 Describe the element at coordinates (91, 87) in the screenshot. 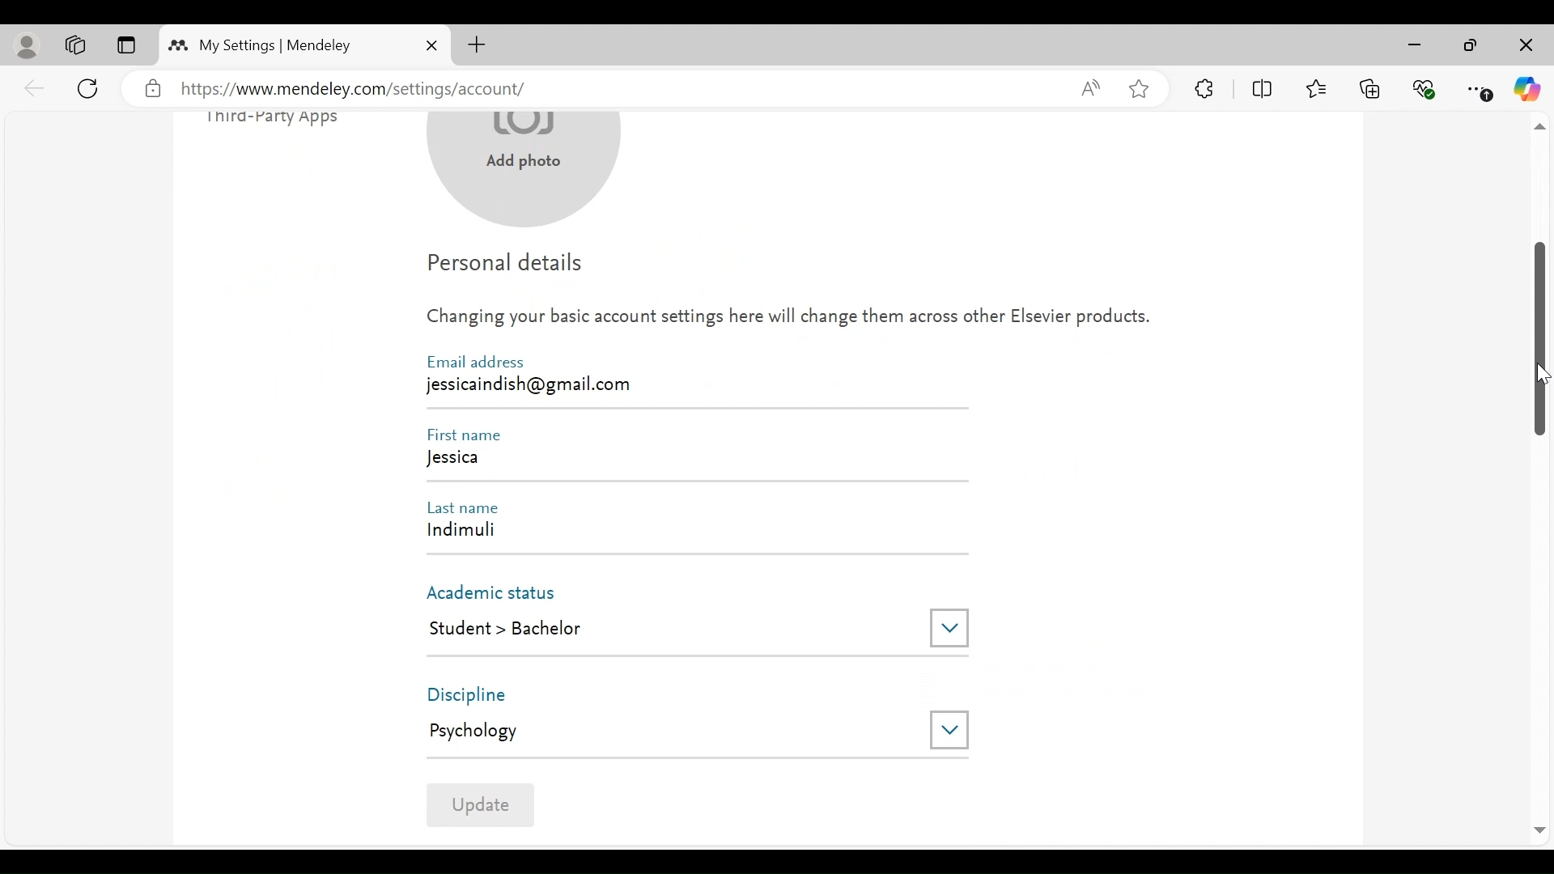

I see `Reload` at that location.